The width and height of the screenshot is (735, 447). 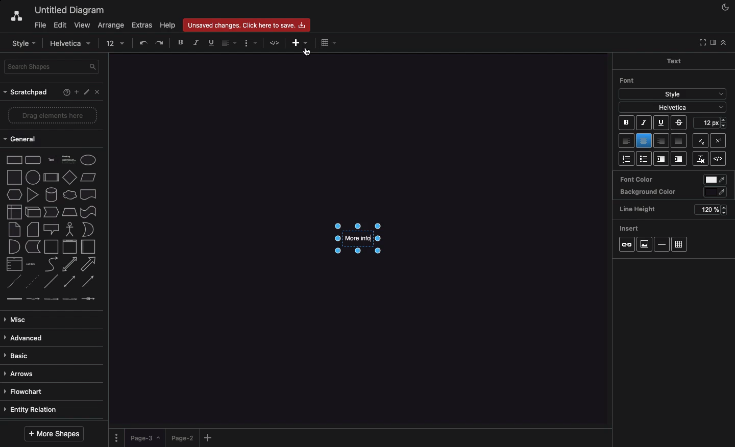 What do you see at coordinates (641, 208) in the screenshot?
I see `Line height` at bounding box center [641, 208].